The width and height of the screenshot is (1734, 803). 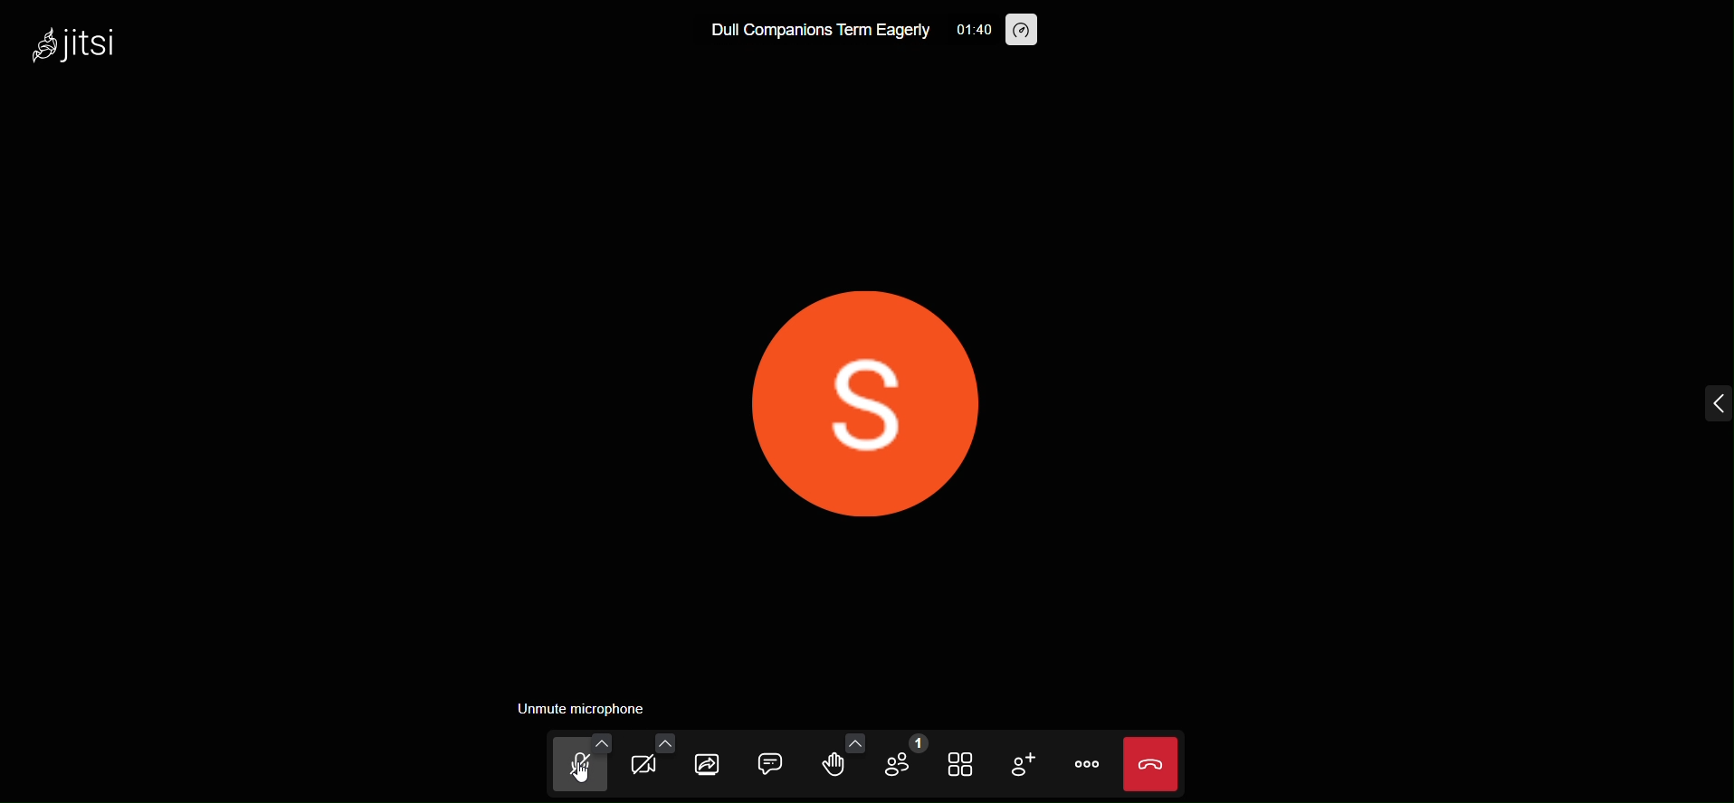 What do you see at coordinates (768, 761) in the screenshot?
I see `chat` at bounding box center [768, 761].